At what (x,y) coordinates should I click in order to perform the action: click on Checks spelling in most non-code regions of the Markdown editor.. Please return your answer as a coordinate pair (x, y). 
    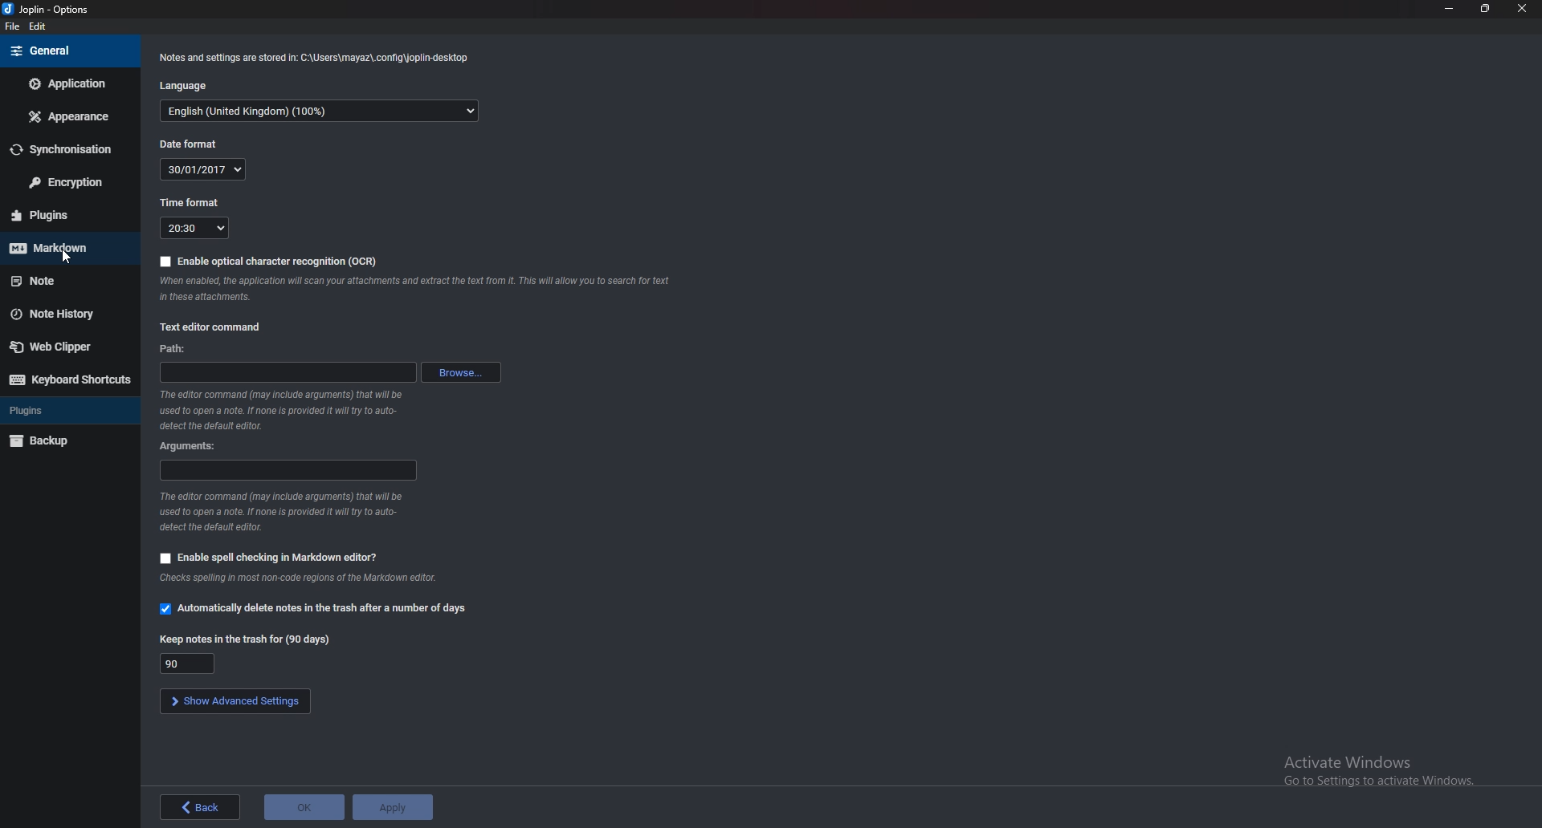
    Looking at the image, I should click on (292, 579).